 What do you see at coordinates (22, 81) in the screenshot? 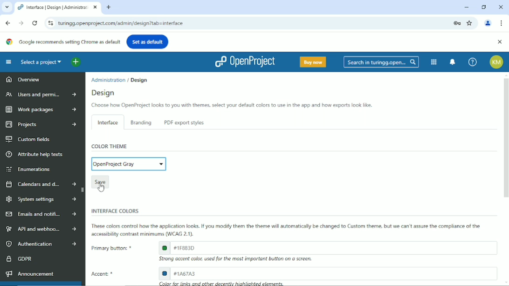
I see `Overview` at bounding box center [22, 81].